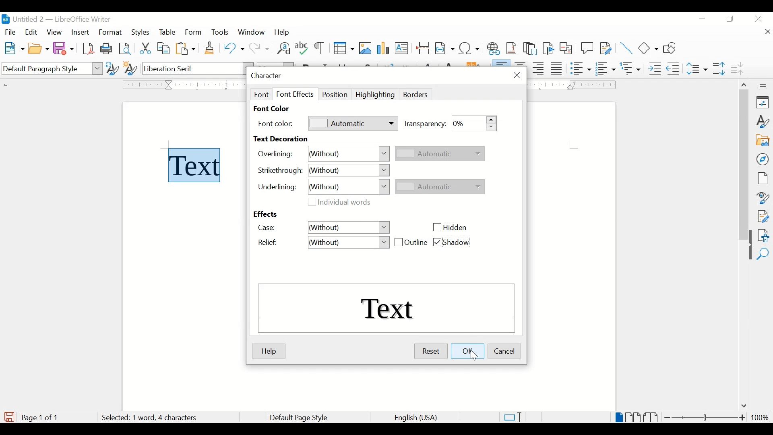 The image size is (773, 435). What do you see at coordinates (744, 166) in the screenshot?
I see `scroll box` at bounding box center [744, 166].